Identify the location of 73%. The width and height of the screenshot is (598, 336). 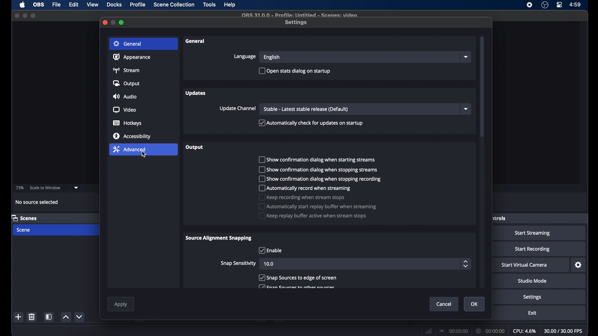
(19, 188).